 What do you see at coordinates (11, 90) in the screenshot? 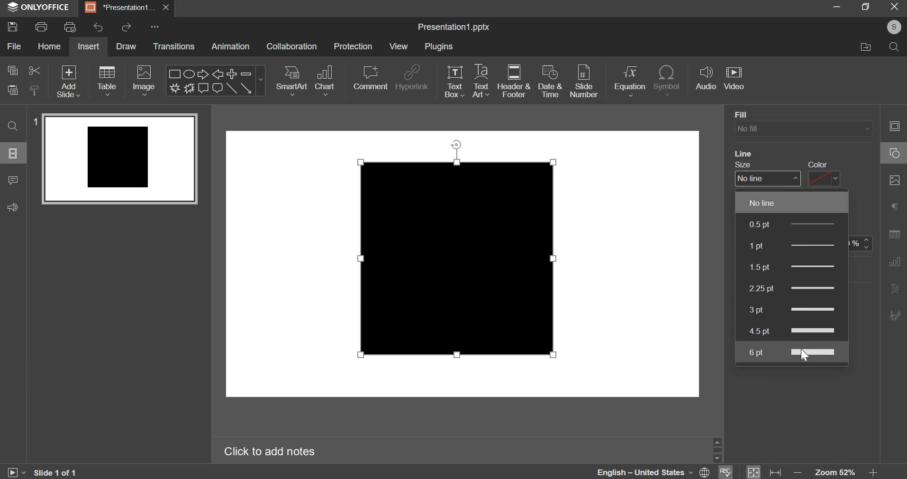
I see `paste` at bounding box center [11, 90].